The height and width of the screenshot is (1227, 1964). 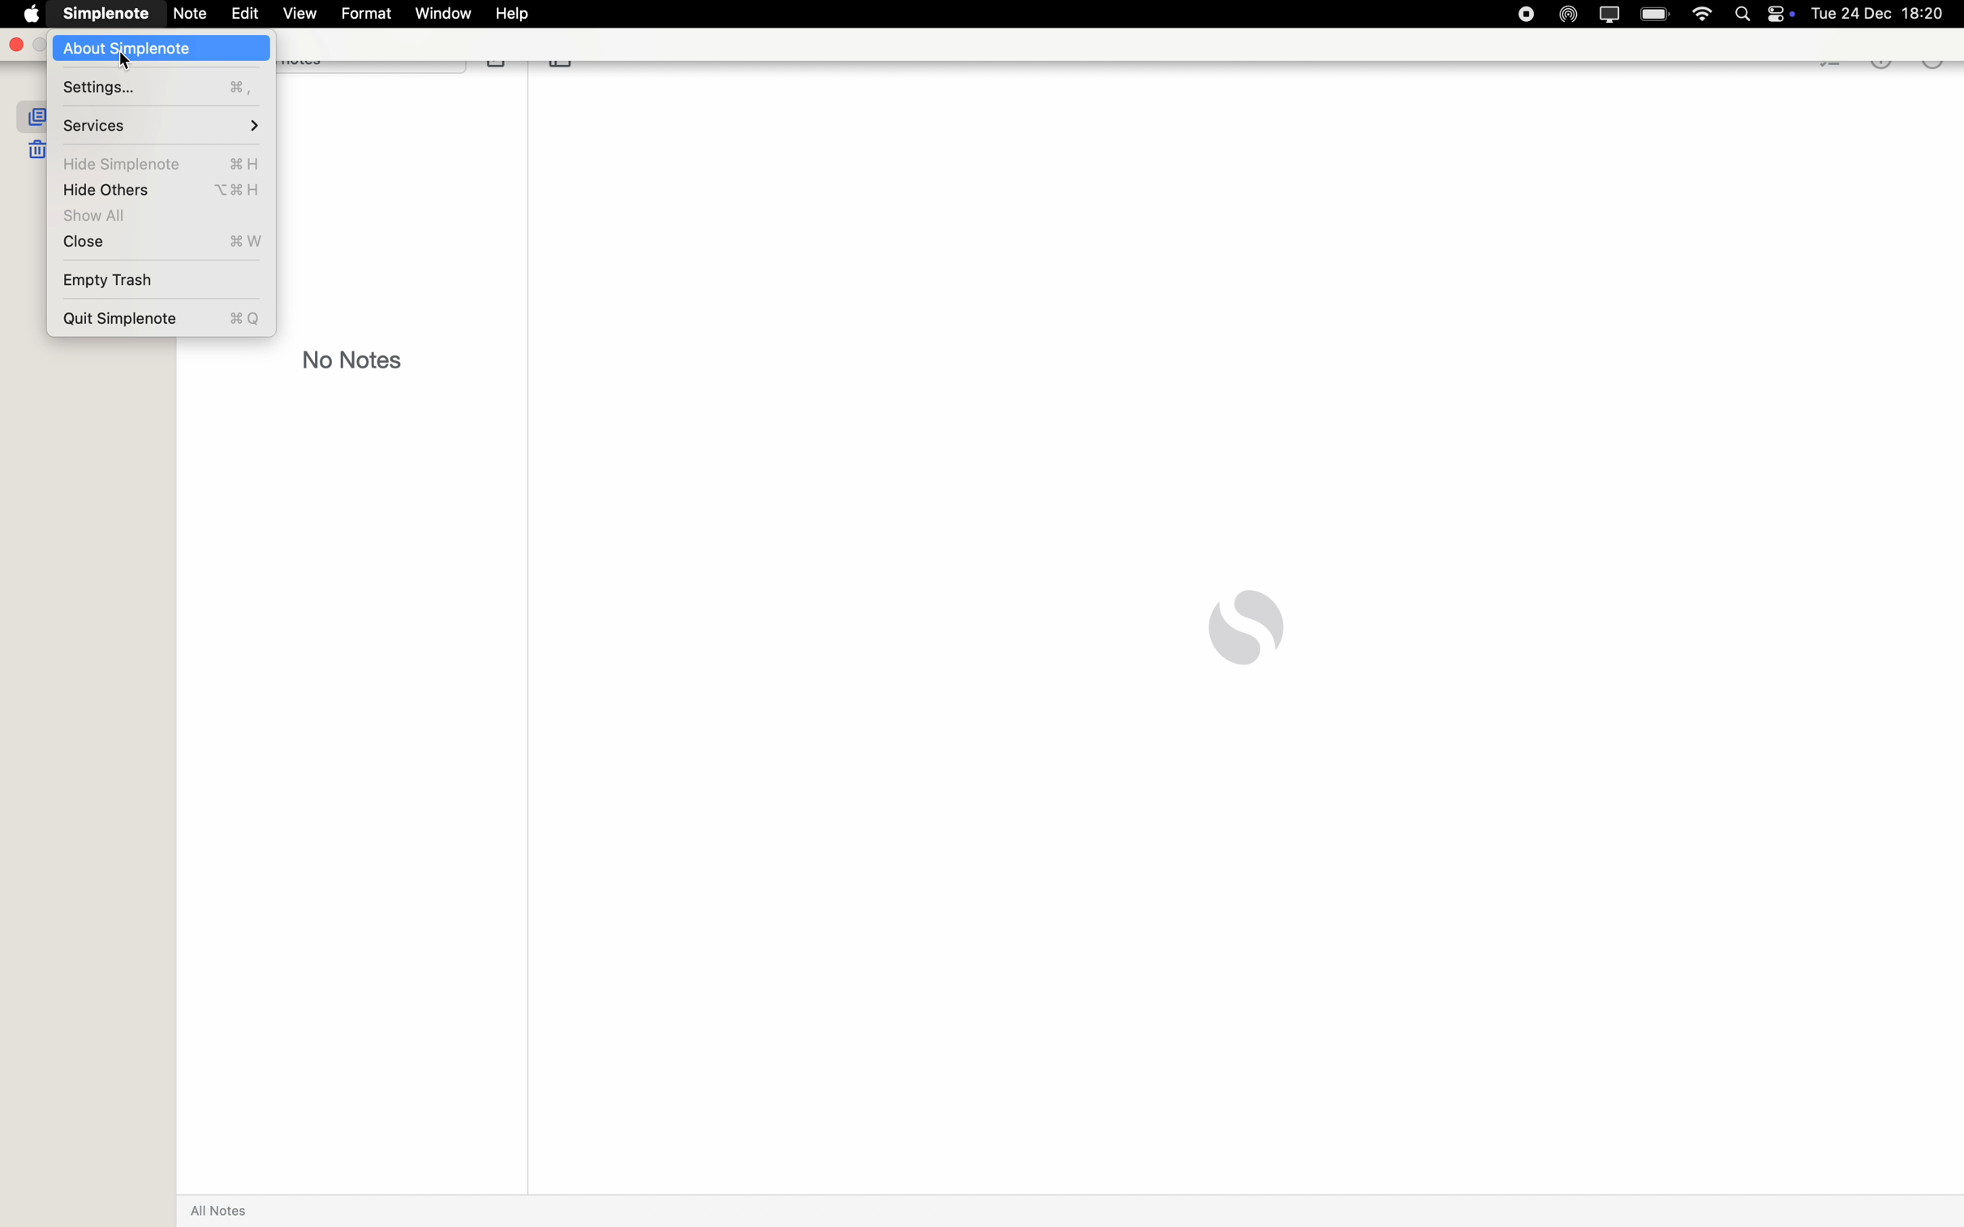 I want to click on format, so click(x=366, y=12).